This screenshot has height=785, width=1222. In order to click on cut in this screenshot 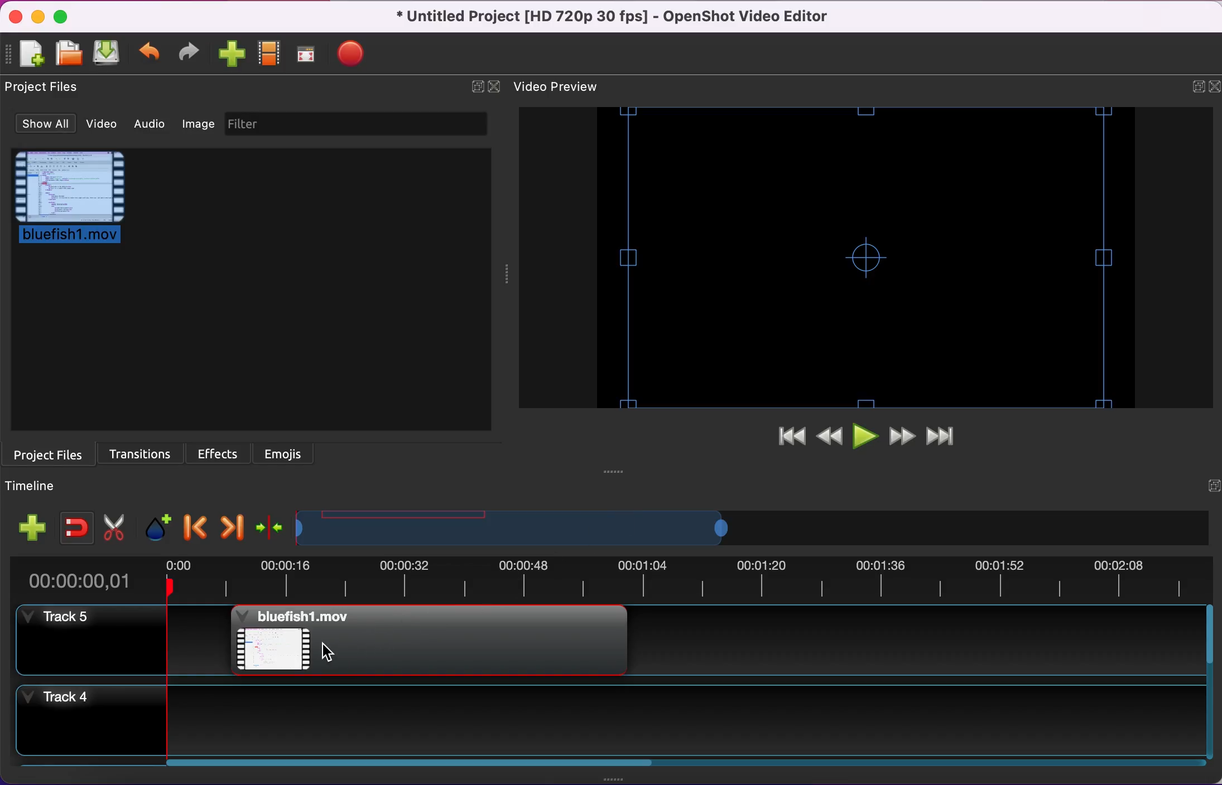, I will do `click(118, 526)`.